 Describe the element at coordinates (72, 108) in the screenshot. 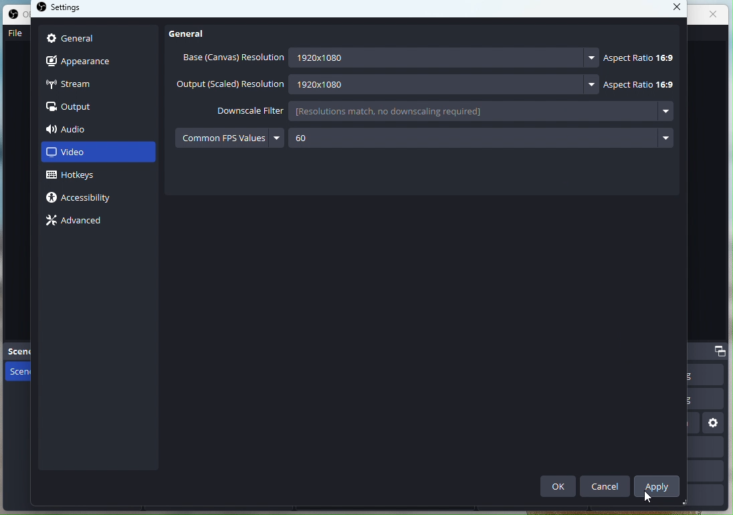

I see `output` at that location.